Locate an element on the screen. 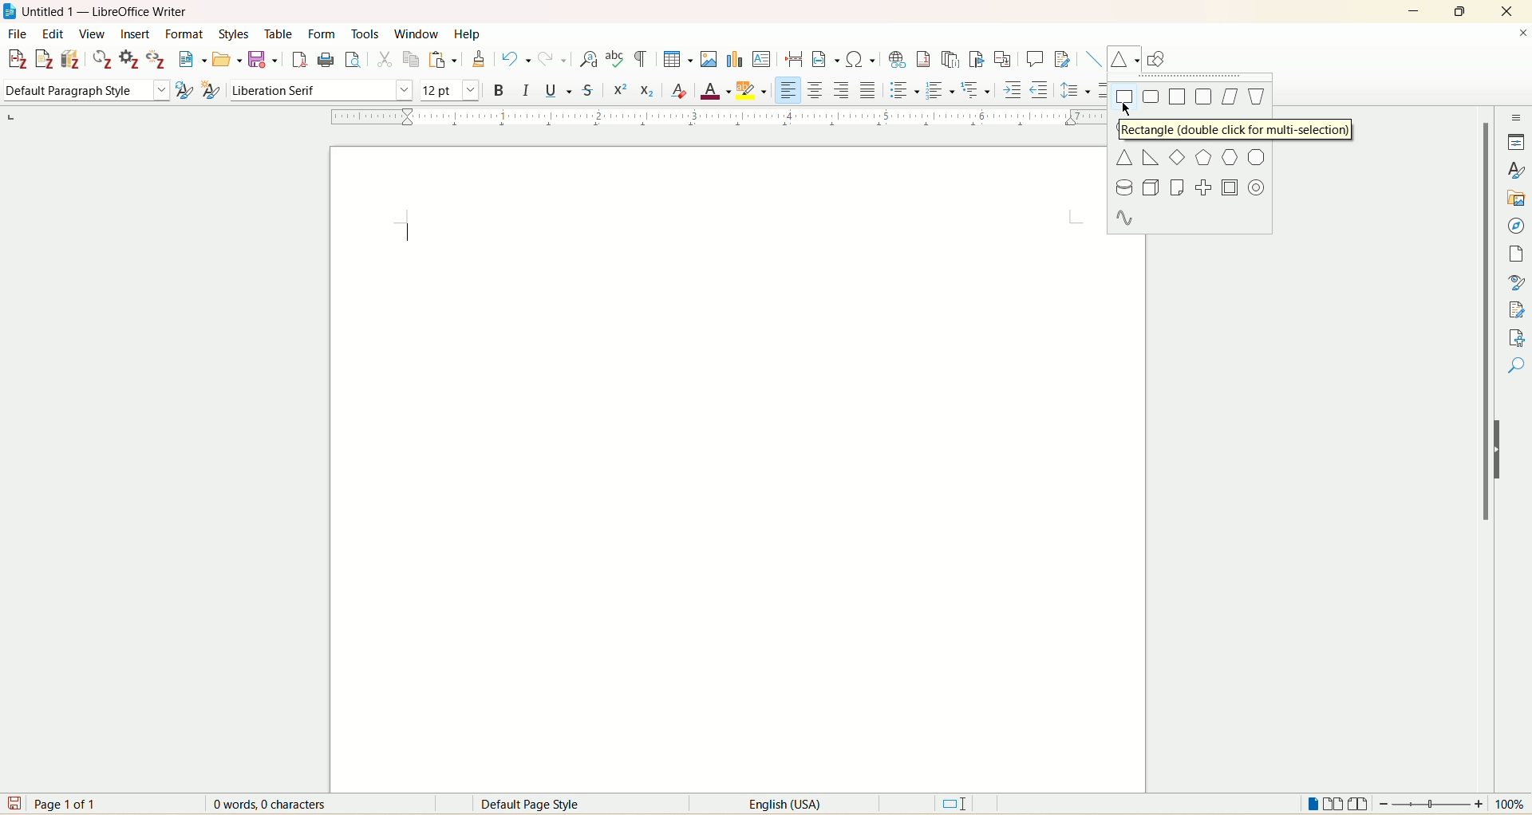 This screenshot has width=1532, height=815. styles is located at coordinates (1518, 169).